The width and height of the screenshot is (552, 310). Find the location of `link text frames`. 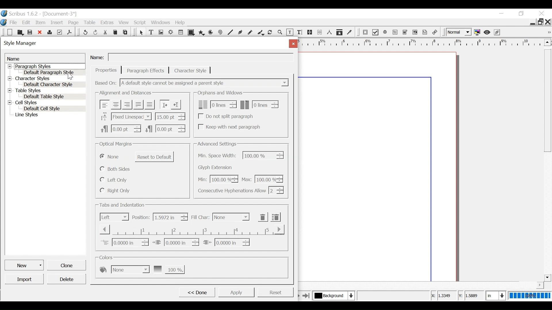

link text frames is located at coordinates (310, 32).